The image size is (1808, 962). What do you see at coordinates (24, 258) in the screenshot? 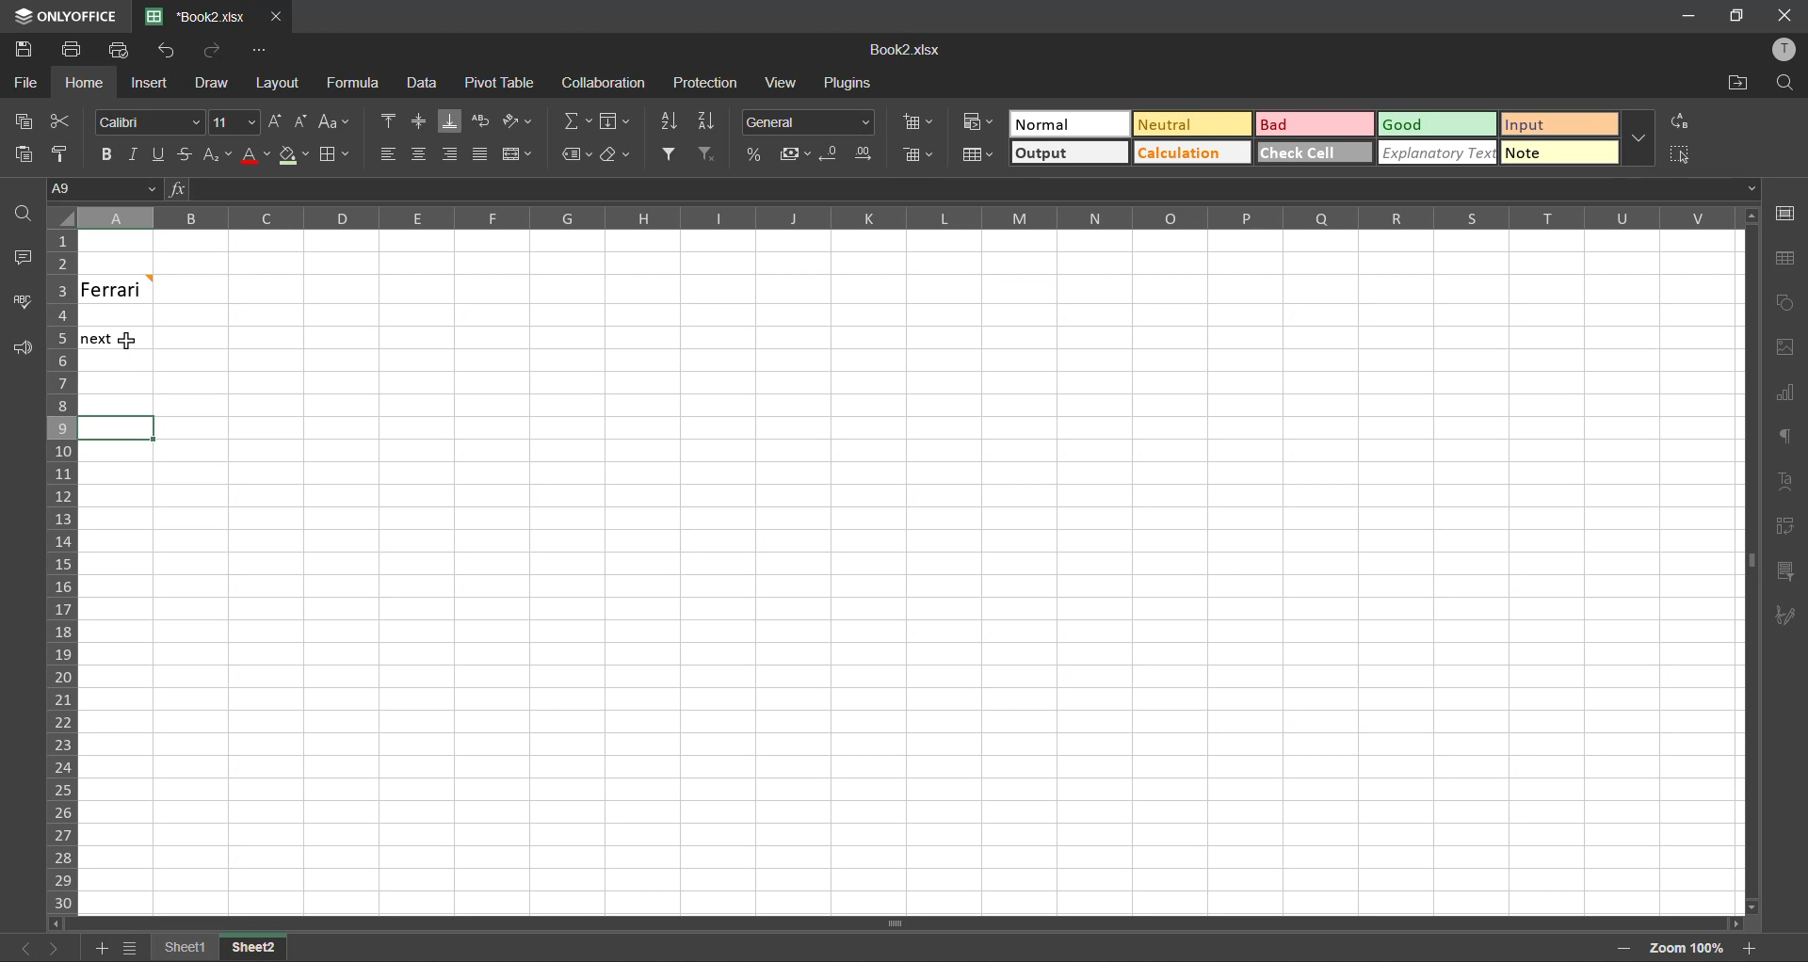
I see `comments` at bounding box center [24, 258].